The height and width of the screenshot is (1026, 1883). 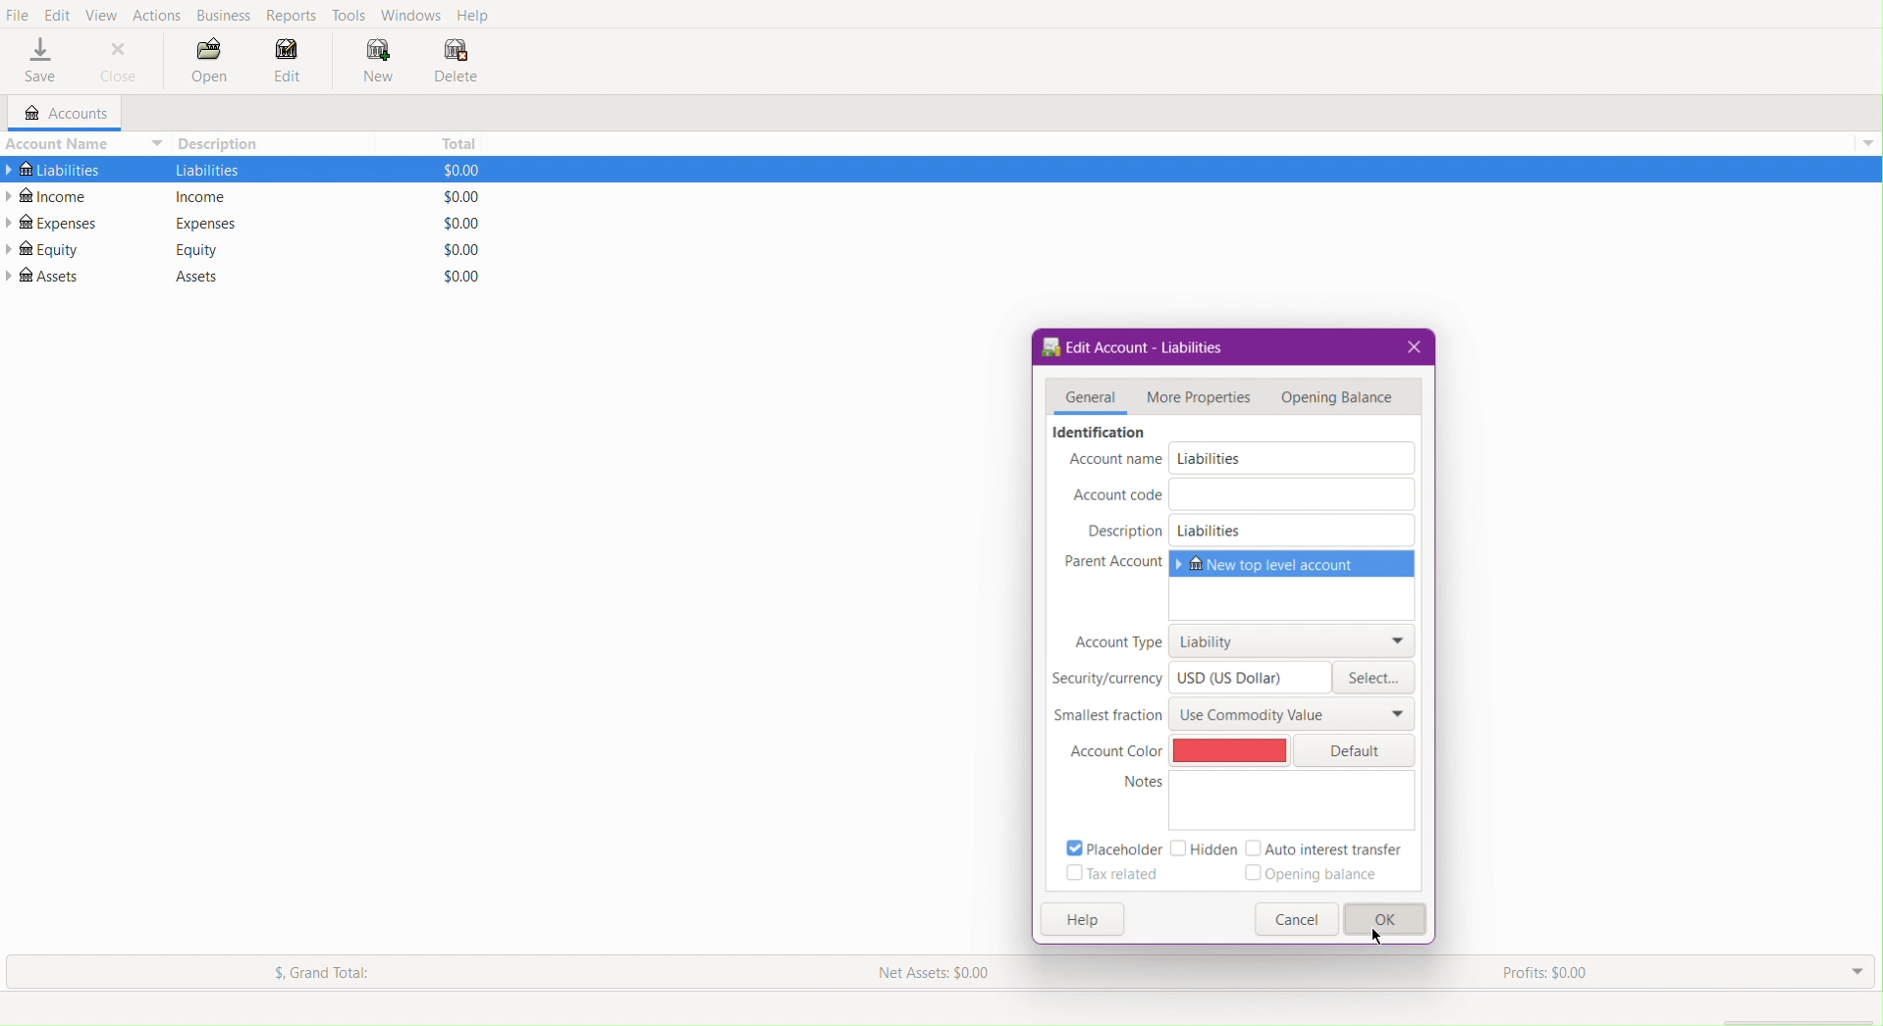 What do you see at coordinates (1204, 851) in the screenshot?
I see `Hidden` at bounding box center [1204, 851].